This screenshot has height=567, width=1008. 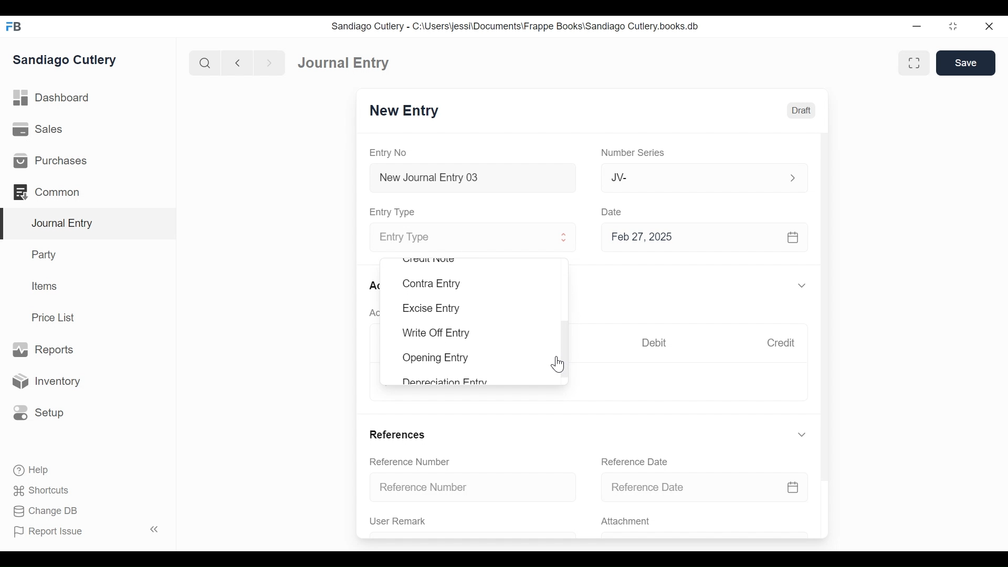 I want to click on Navigate forward, so click(x=269, y=63).